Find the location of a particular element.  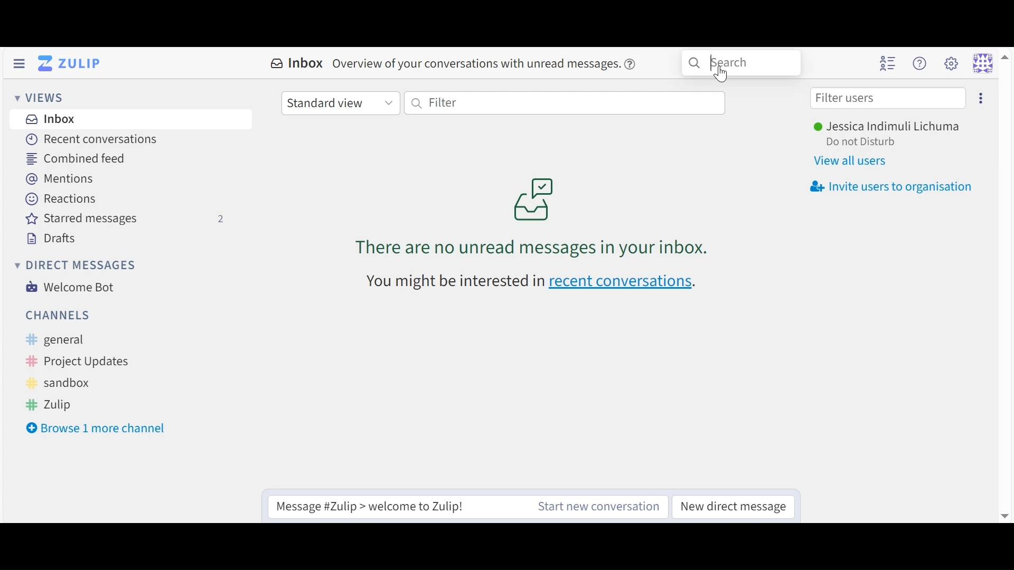

Channels is located at coordinates (58, 316).